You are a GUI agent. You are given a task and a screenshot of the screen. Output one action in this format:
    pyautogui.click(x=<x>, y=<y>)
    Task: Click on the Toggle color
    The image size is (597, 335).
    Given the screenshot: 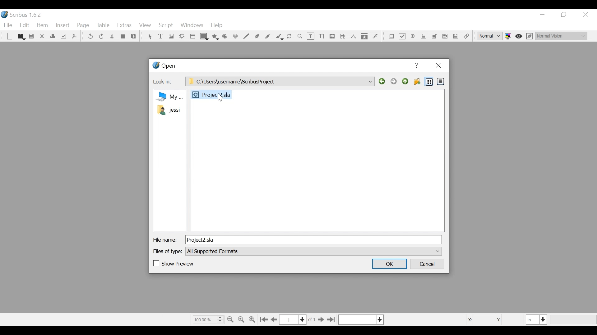 What is the action you would take?
    pyautogui.click(x=510, y=36)
    